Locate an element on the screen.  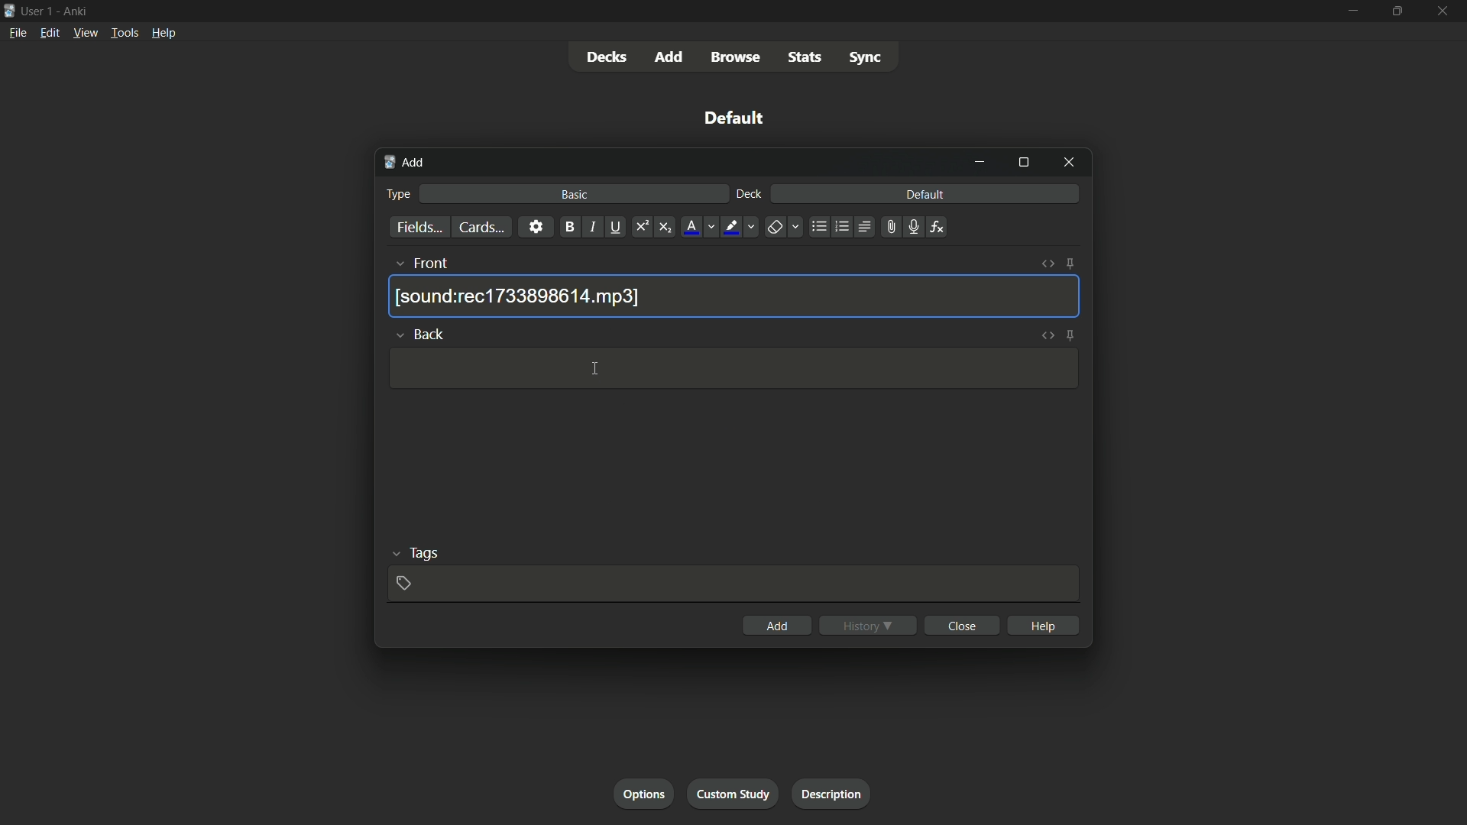
add tag is located at coordinates (404, 582).